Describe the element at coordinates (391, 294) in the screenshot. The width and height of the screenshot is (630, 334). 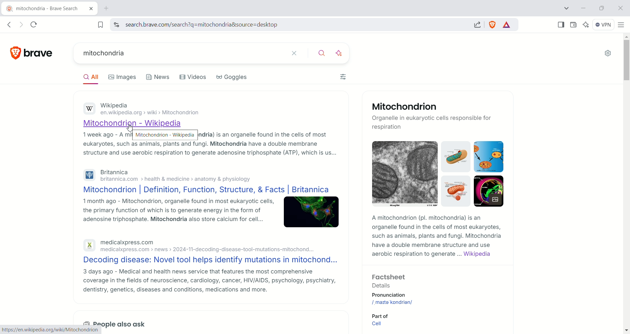
I see `Pronunciation` at that location.